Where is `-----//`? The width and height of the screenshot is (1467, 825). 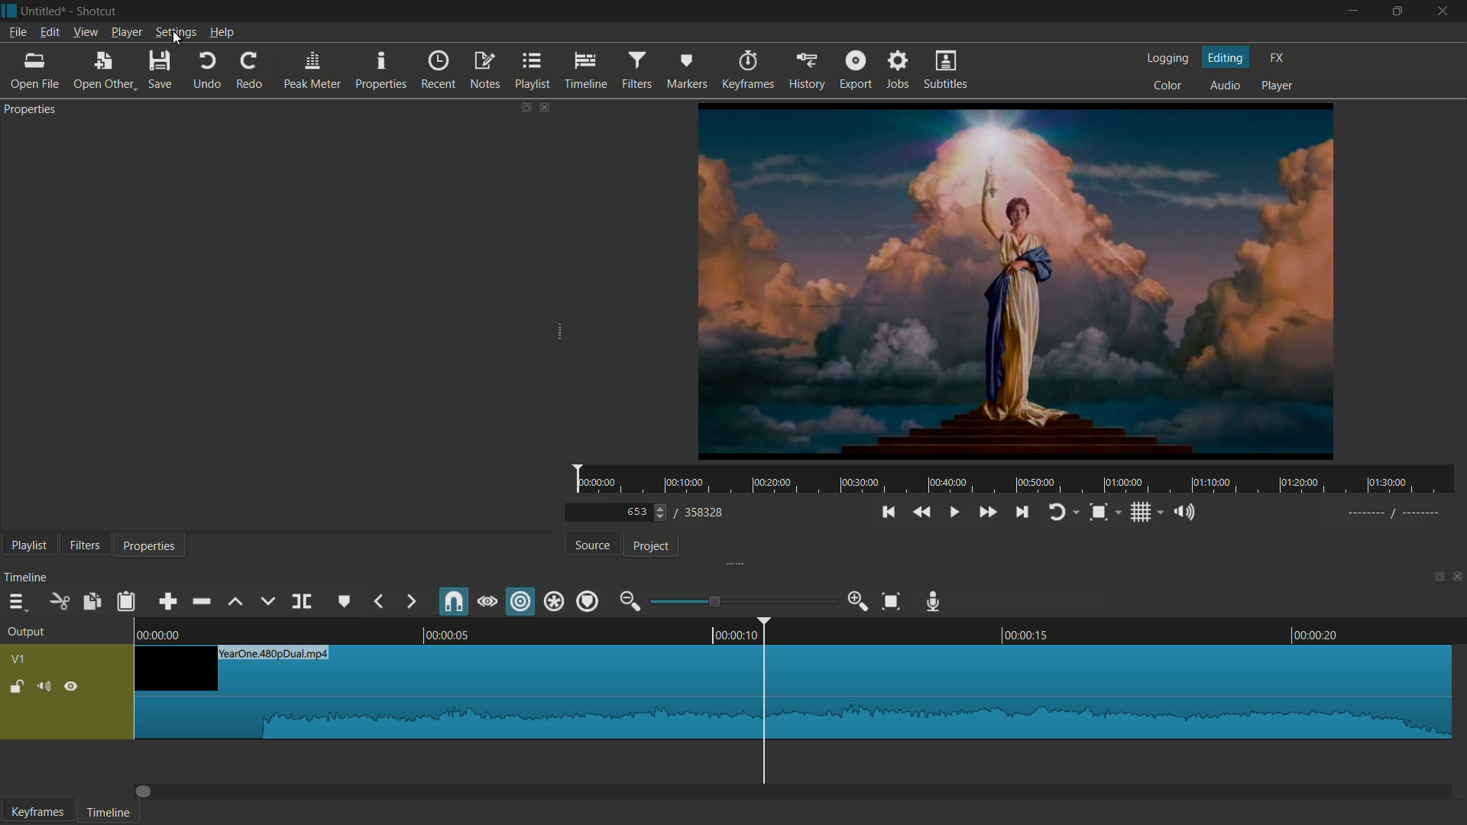 -----// is located at coordinates (1404, 512).